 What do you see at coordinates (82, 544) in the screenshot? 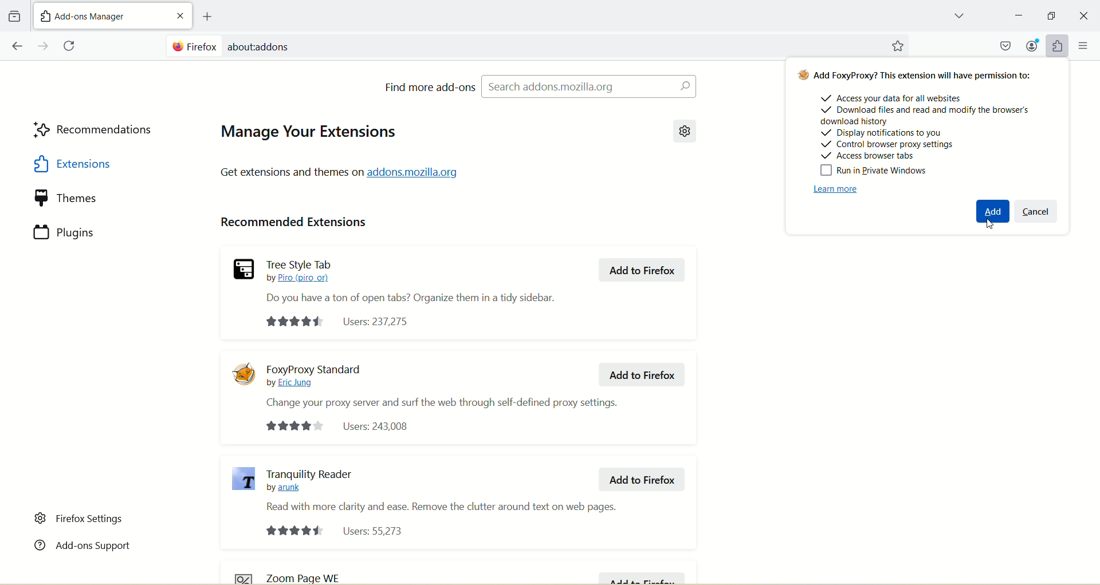
I see `Add-ons Support` at bounding box center [82, 544].